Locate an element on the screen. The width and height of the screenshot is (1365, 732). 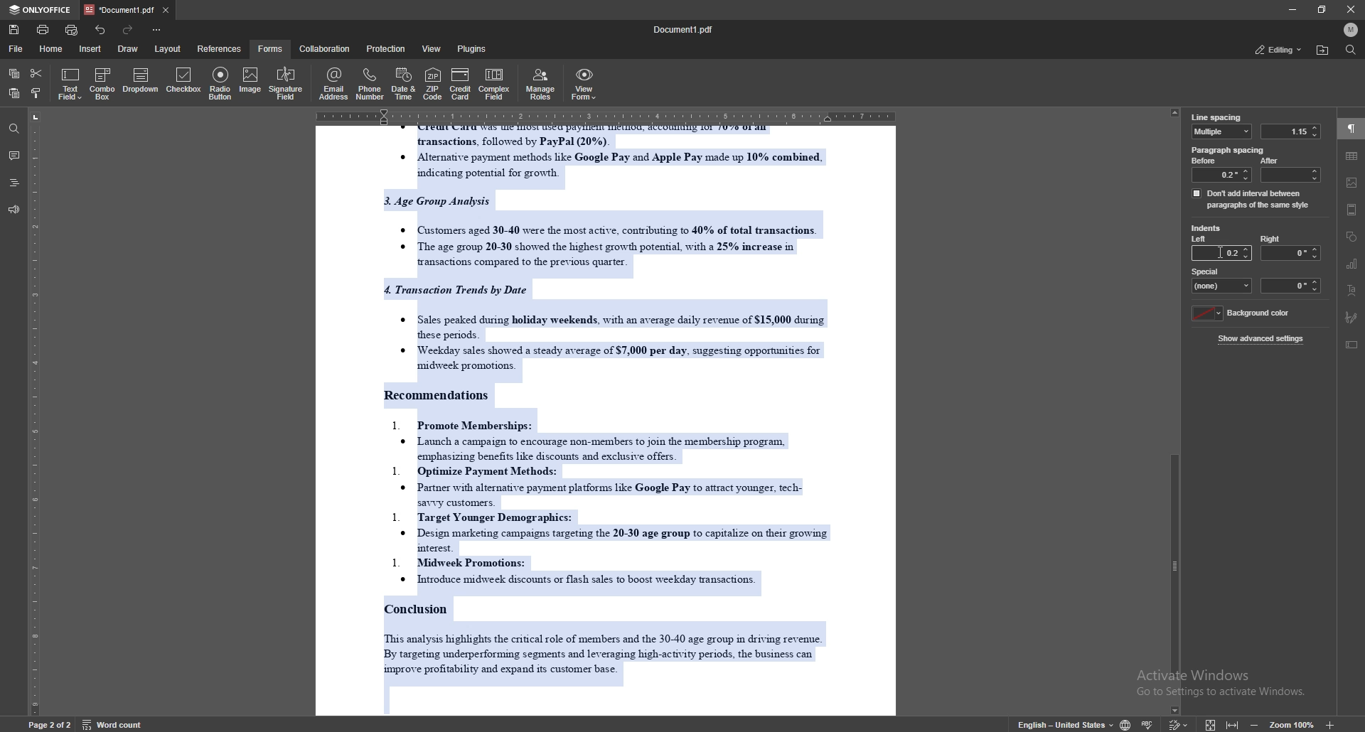
zoom out is located at coordinates (1257, 723).